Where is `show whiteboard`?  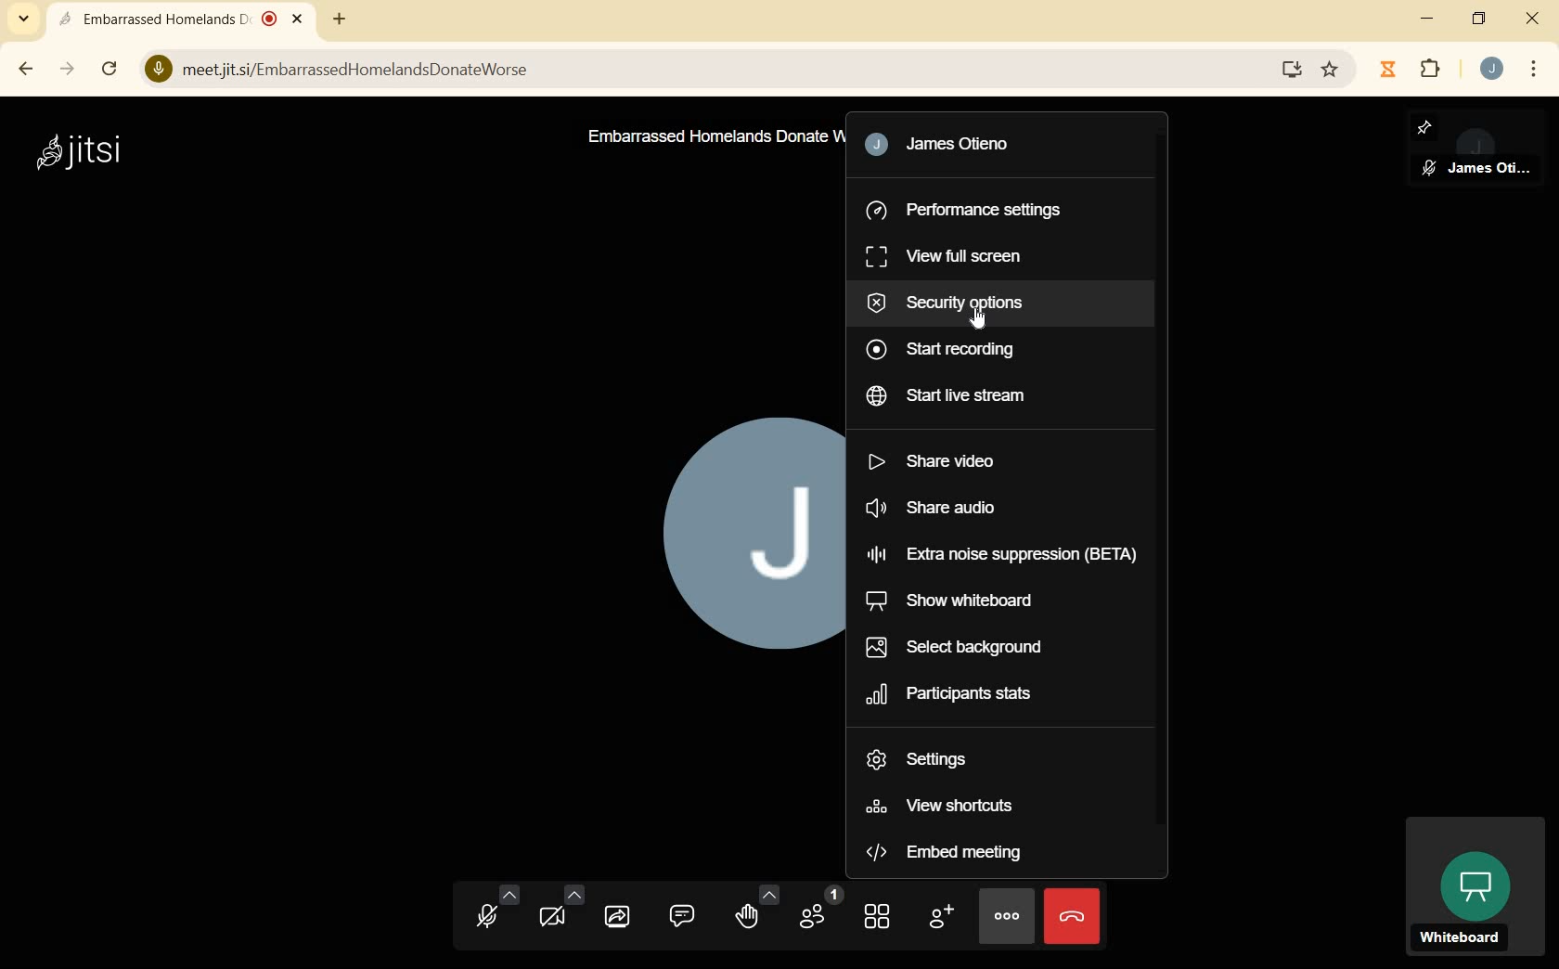 show whiteboard is located at coordinates (981, 601).